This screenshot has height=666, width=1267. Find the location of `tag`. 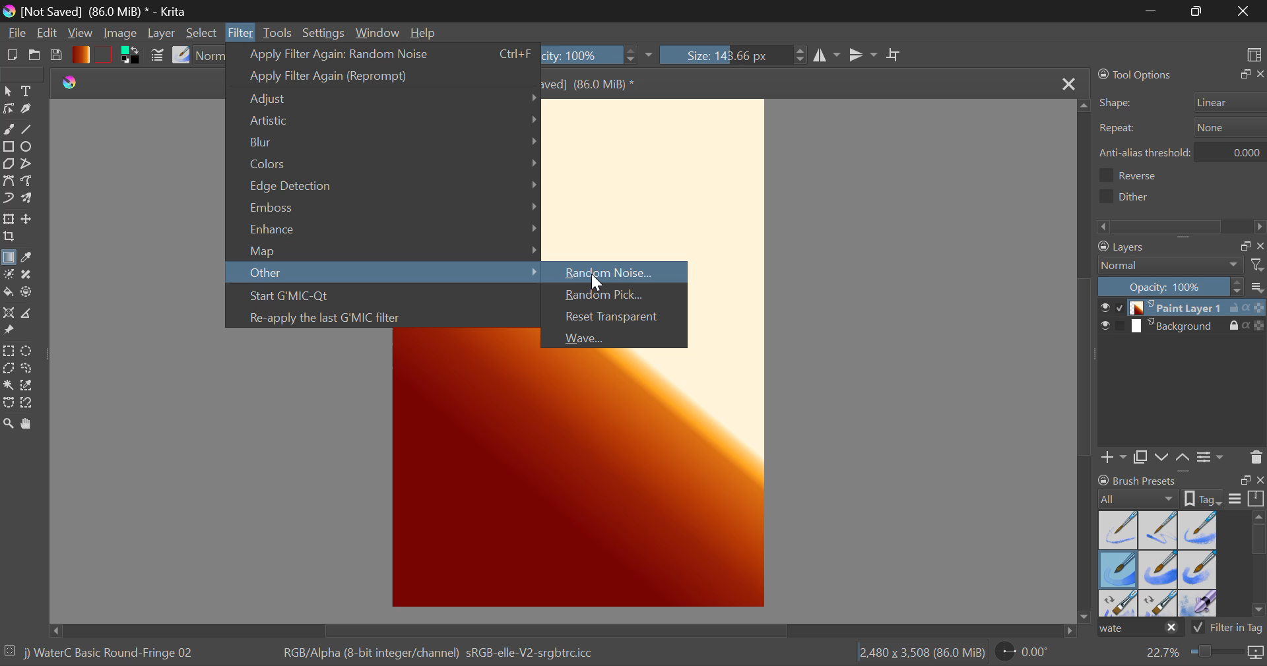

tag is located at coordinates (1205, 498).